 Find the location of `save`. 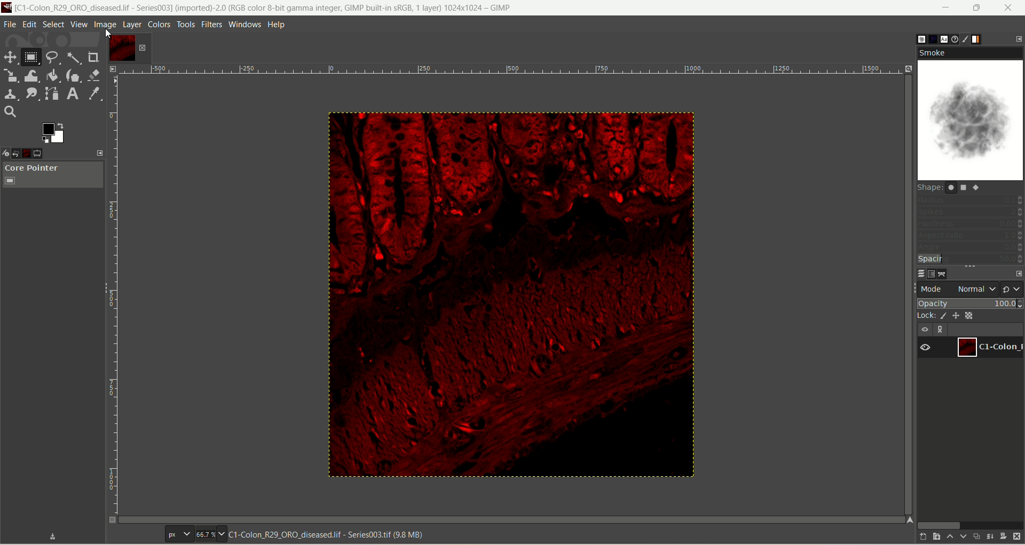

save is located at coordinates (52, 536).